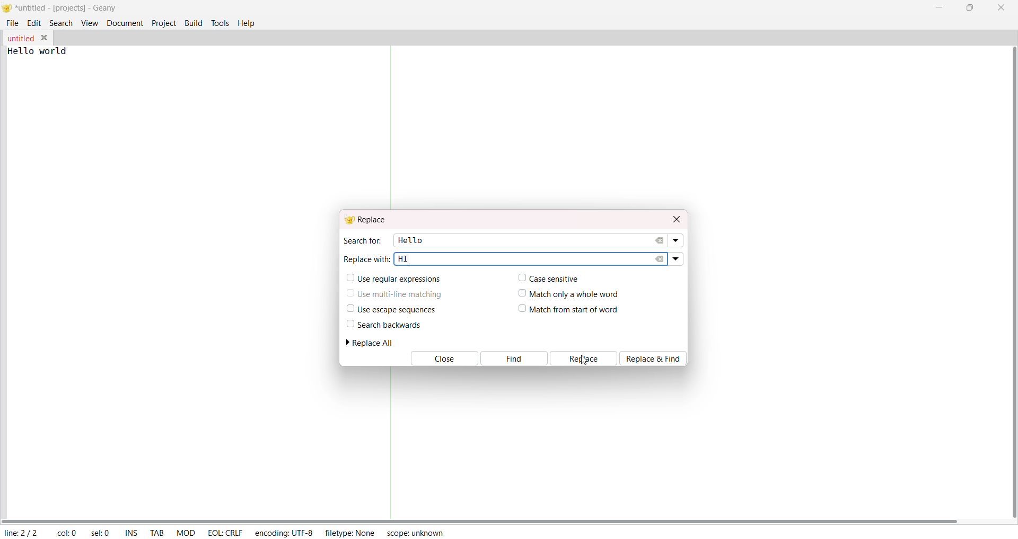  I want to click on close tab, so click(46, 38).